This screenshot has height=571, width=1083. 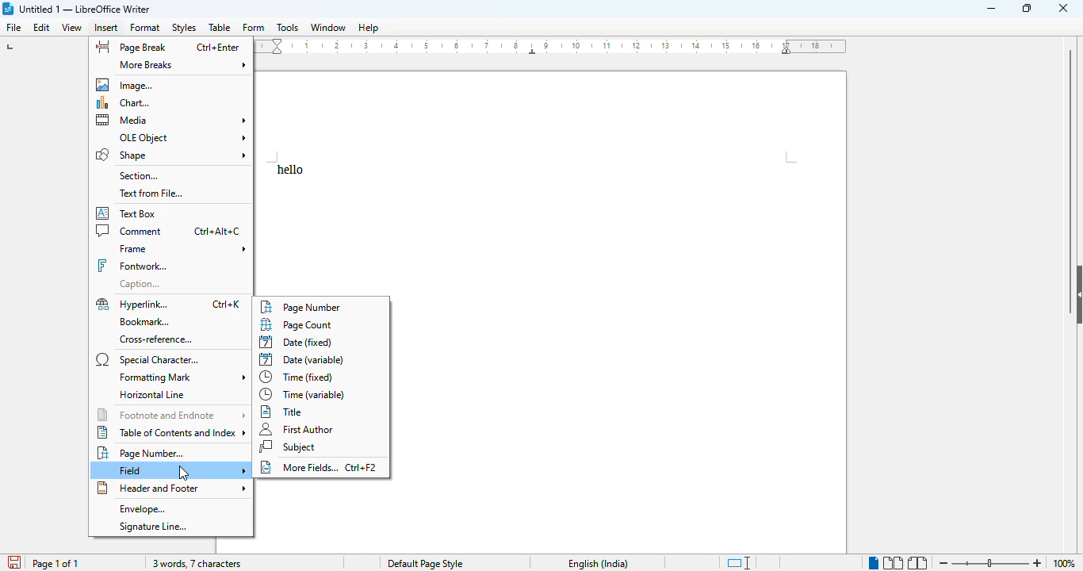 I want to click on 3 words, 7 characters, so click(x=200, y=564).